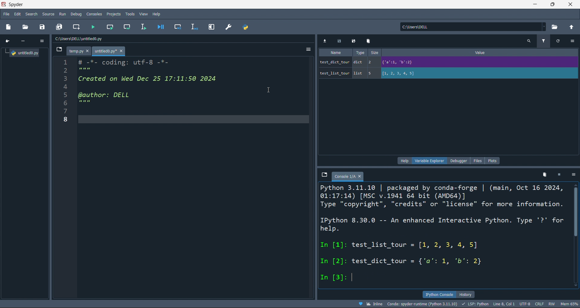 This screenshot has height=308, width=580. Describe the element at coordinates (309, 49) in the screenshot. I see `more options` at that location.